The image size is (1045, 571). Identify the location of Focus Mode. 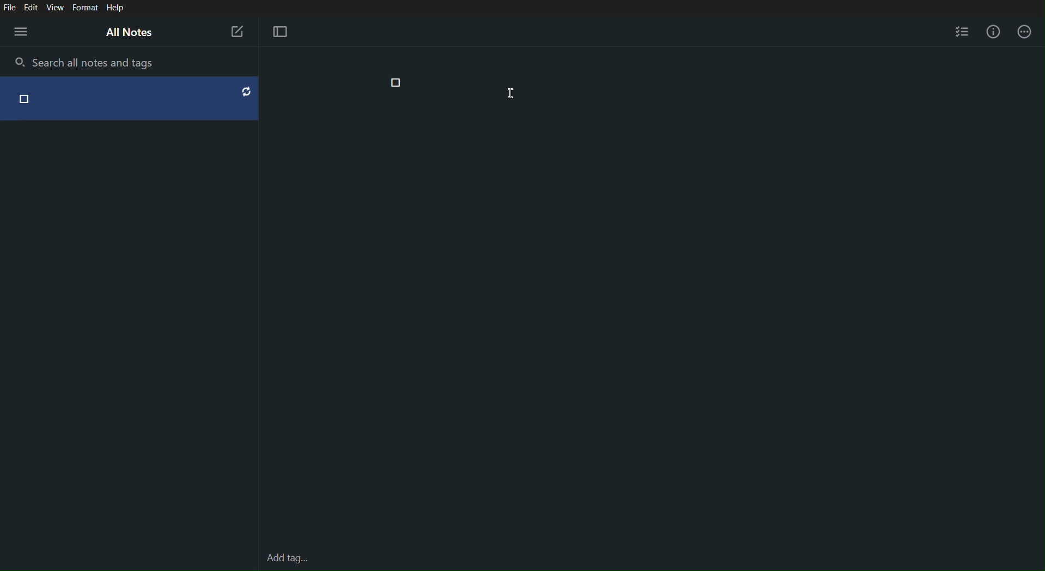
(280, 32).